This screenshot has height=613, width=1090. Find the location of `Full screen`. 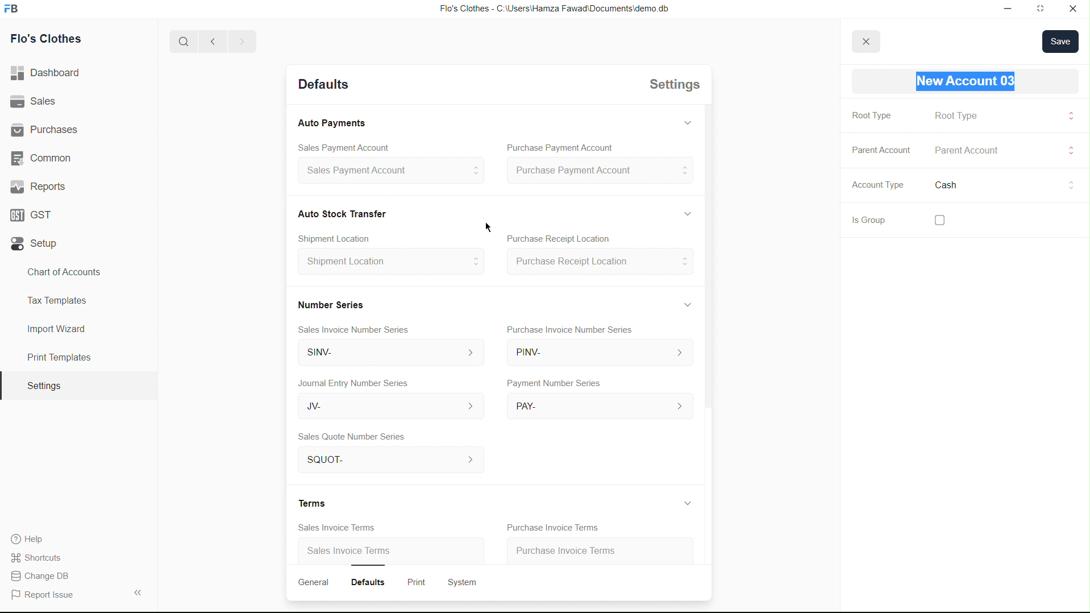

Full screen is located at coordinates (1041, 10).